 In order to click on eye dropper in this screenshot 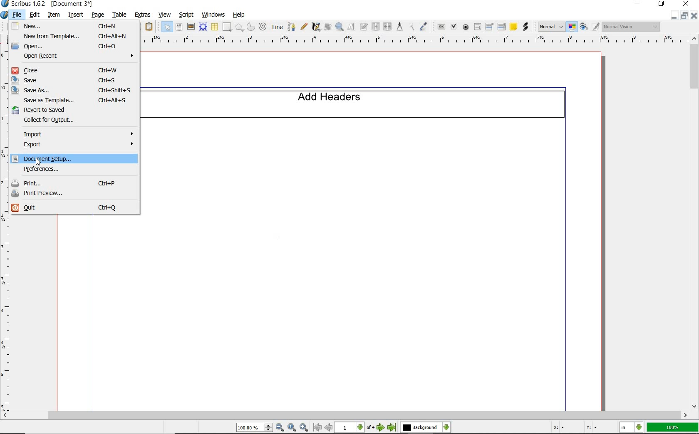, I will do `click(424, 26)`.